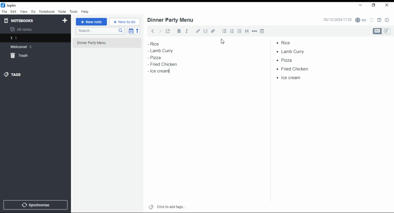 The width and height of the screenshot is (394, 213). What do you see at coordinates (387, 5) in the screenshot?
I see `close` at bounding box center [387, 5].